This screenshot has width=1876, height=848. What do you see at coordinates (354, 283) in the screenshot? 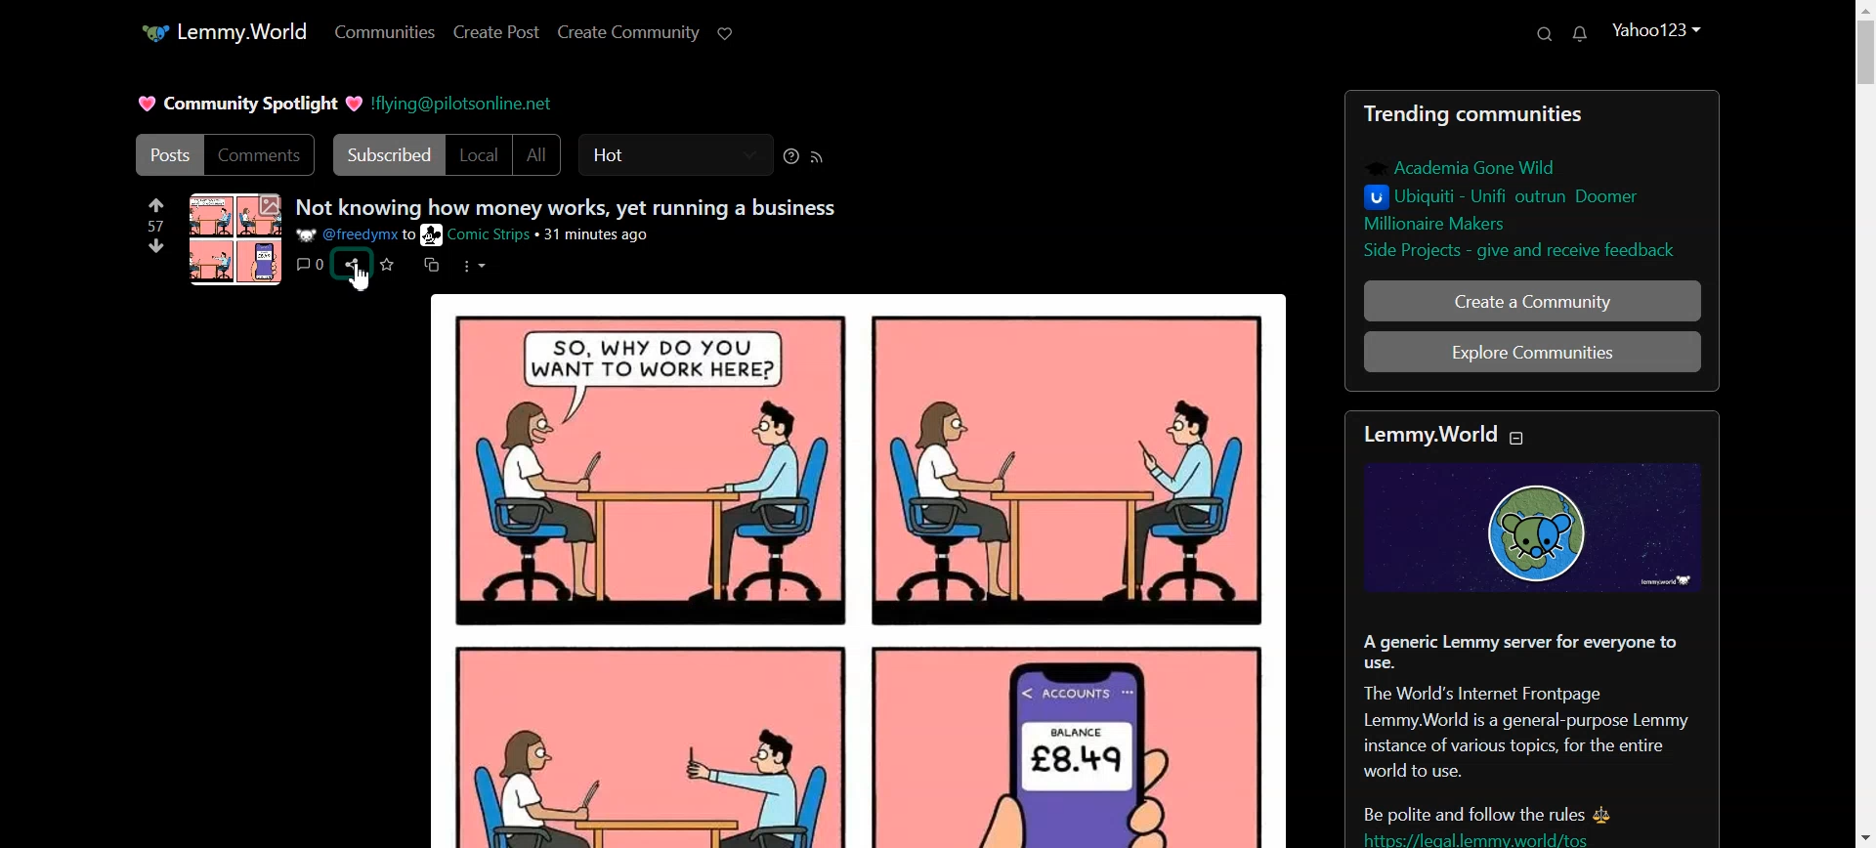
I see `cursor on button` at bounding box center [354, 283].